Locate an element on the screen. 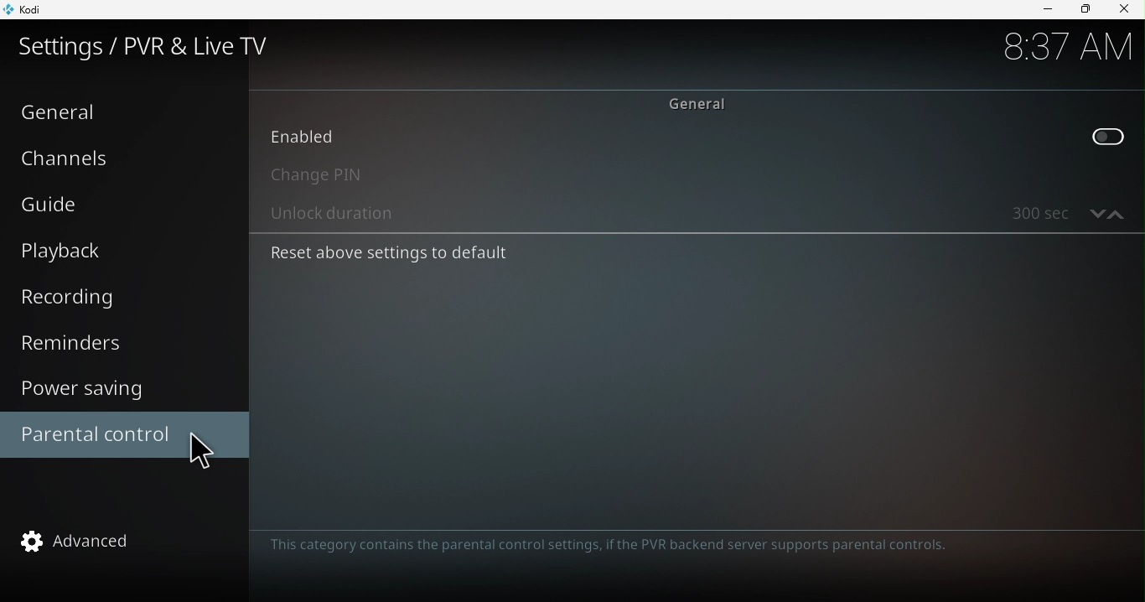  General is located at coordinates (65, 112).